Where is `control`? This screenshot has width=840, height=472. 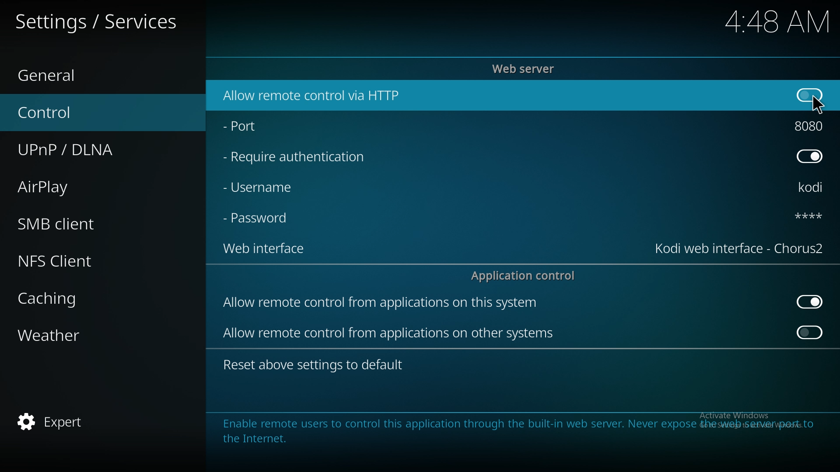 control is located at coordinates (64, 112).